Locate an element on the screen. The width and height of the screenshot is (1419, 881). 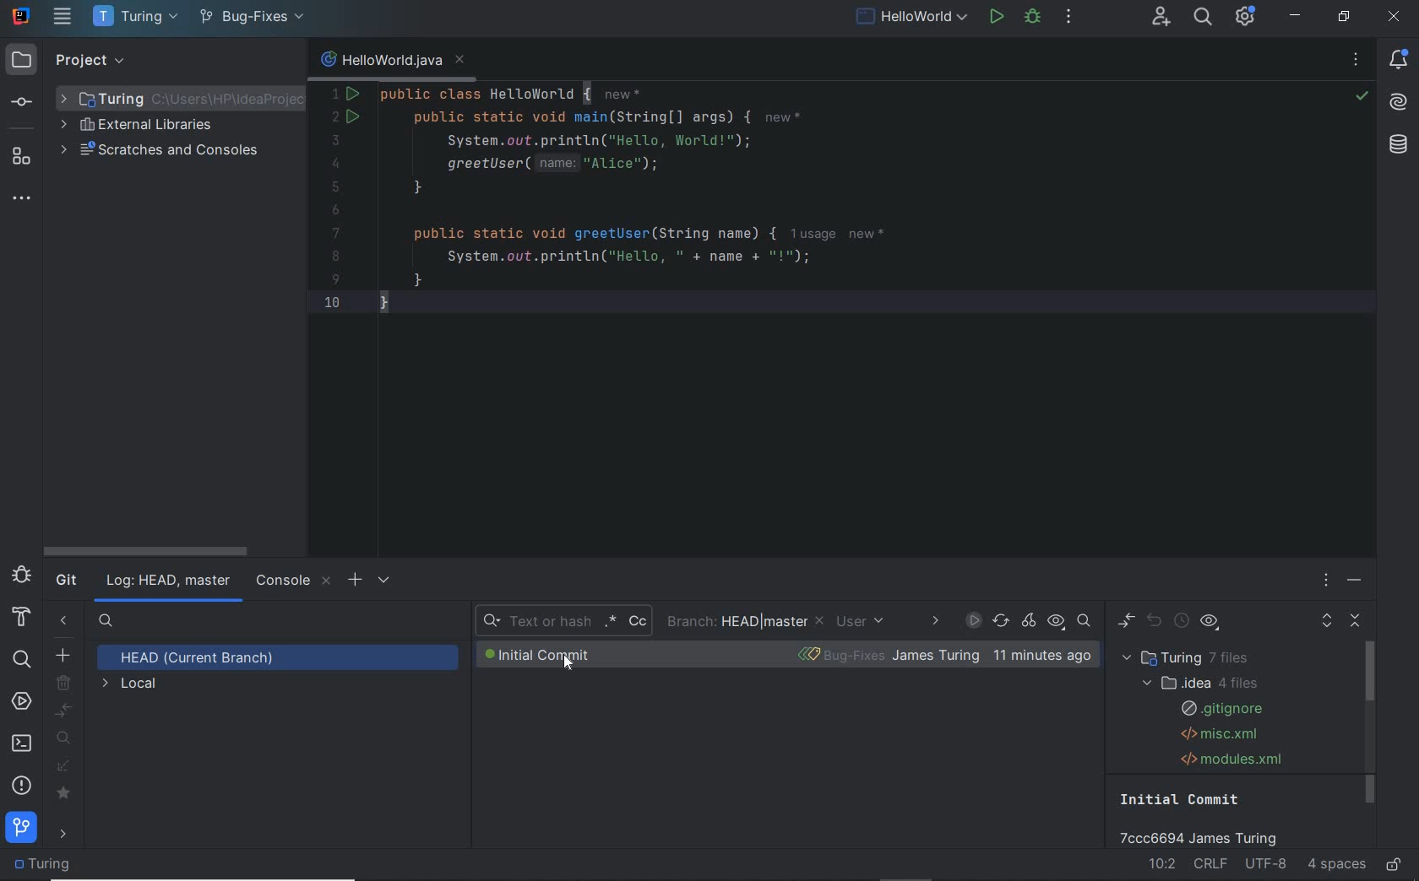
cursor is located at coordinates (569, 662).